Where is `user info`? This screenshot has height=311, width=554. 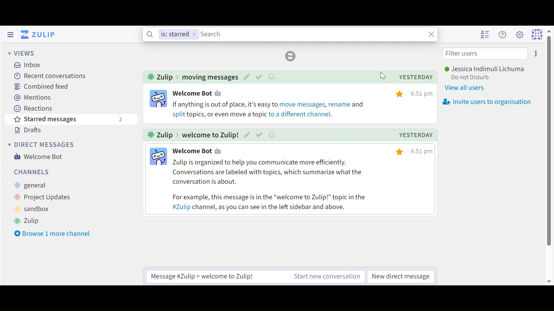
user info is located at coordinates (158, 156).